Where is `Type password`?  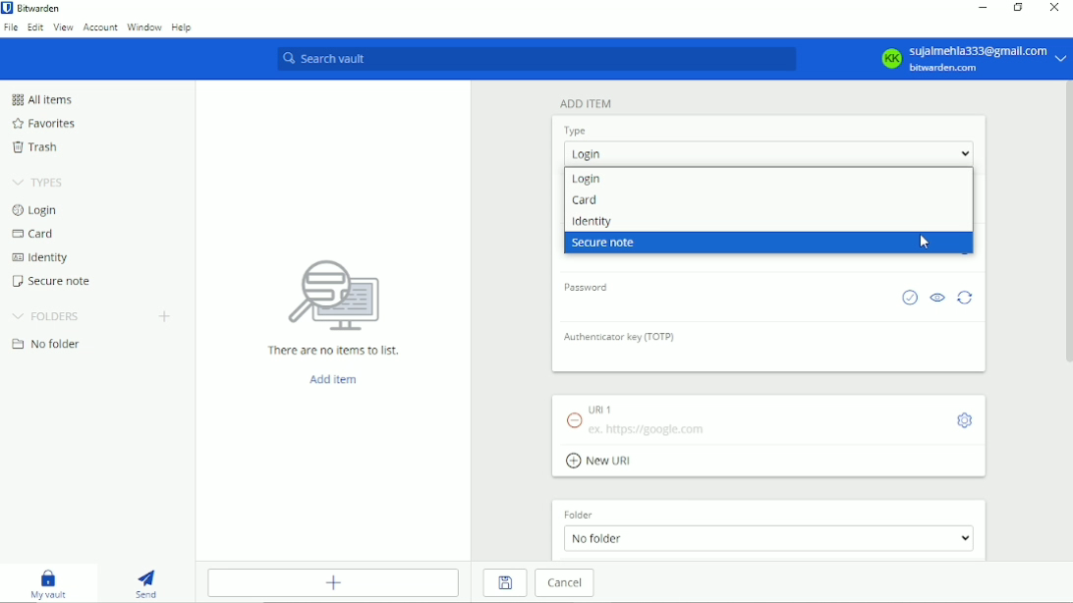 Type password is located at coordinates (622, 308).